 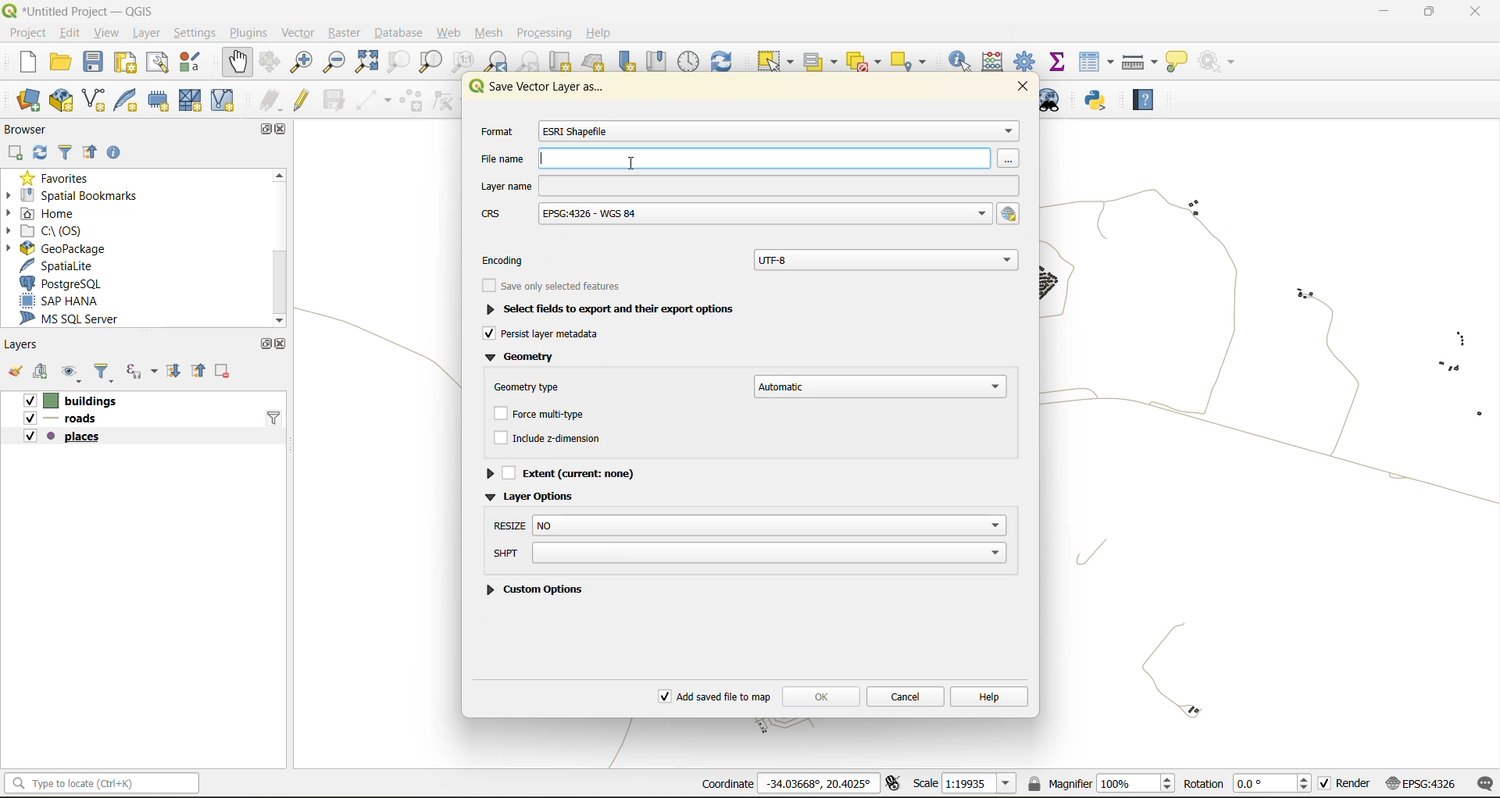 What do you see at coordinates (130, 62) in the screenshot?
I see `print layout` at bounding box center [130, 62].